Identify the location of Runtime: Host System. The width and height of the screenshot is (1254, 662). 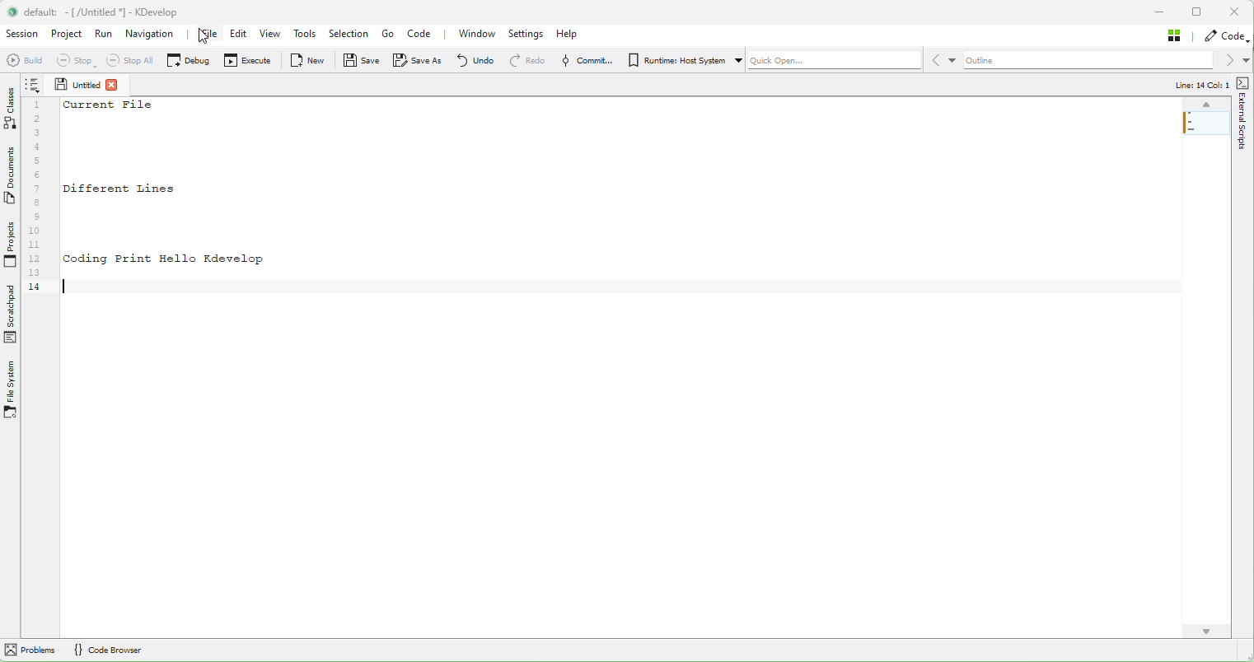
(681, 59).